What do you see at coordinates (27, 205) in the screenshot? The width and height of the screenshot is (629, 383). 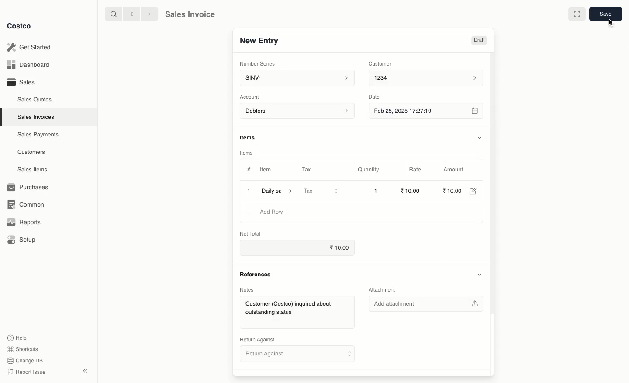 I see `Common` at bounding box center [27, 205].